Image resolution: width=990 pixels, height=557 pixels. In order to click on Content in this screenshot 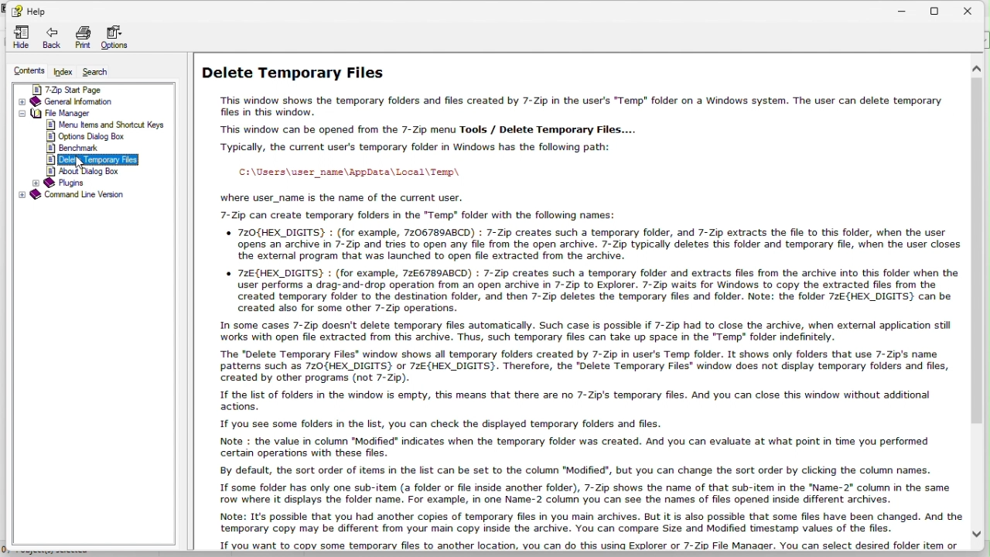, I will do `click(24, 72)`.